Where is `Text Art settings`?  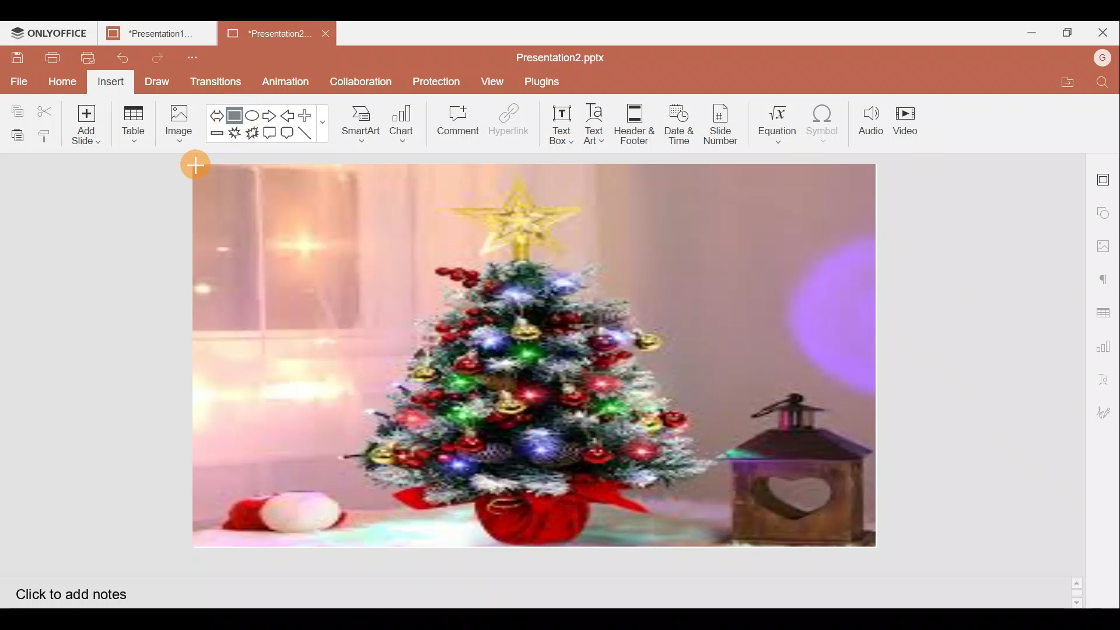
Text Art settings is located at coordinates (1108, 377).